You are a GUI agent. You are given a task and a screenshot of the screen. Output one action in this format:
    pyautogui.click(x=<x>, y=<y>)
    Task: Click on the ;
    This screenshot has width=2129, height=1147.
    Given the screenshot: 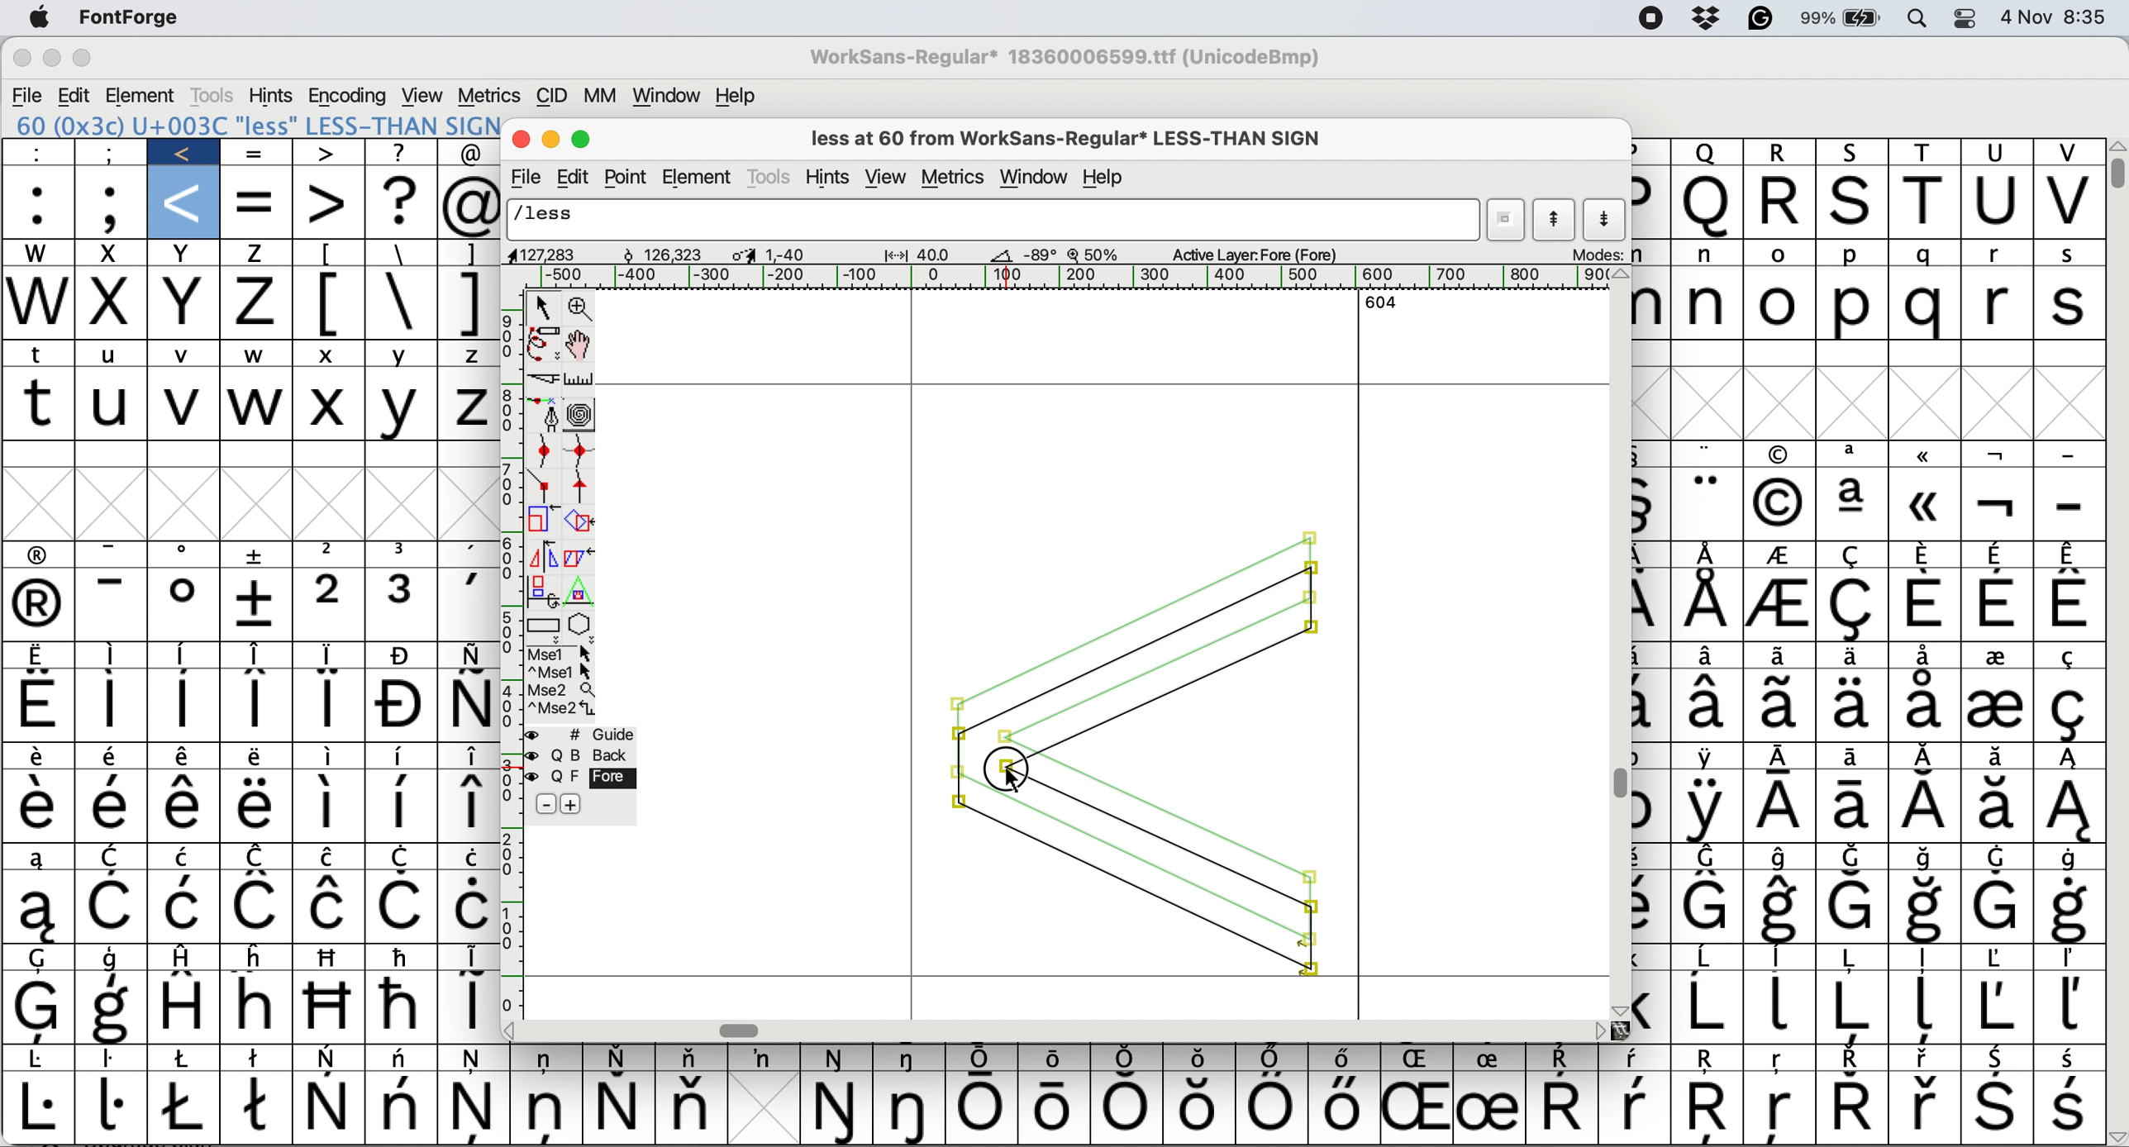 What is the action you would take?
    pyautogui.click(x=112, y=203)
    